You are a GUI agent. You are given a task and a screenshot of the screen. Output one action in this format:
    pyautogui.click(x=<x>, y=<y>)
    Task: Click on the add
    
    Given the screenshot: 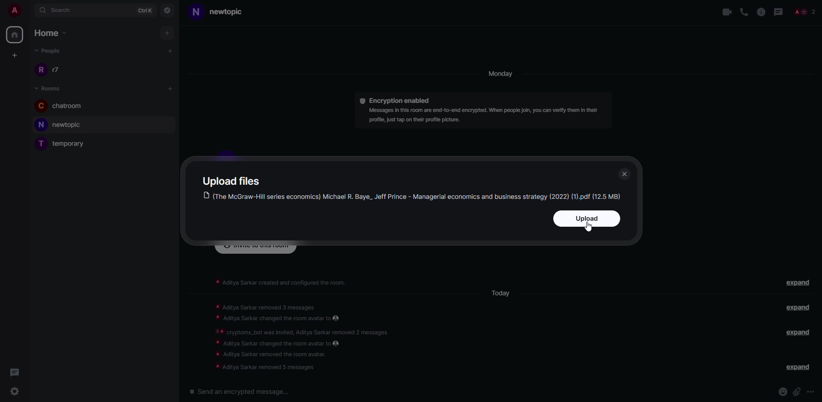 What is the action you would take?
    pyautogui.click(x=169, y=88)
    